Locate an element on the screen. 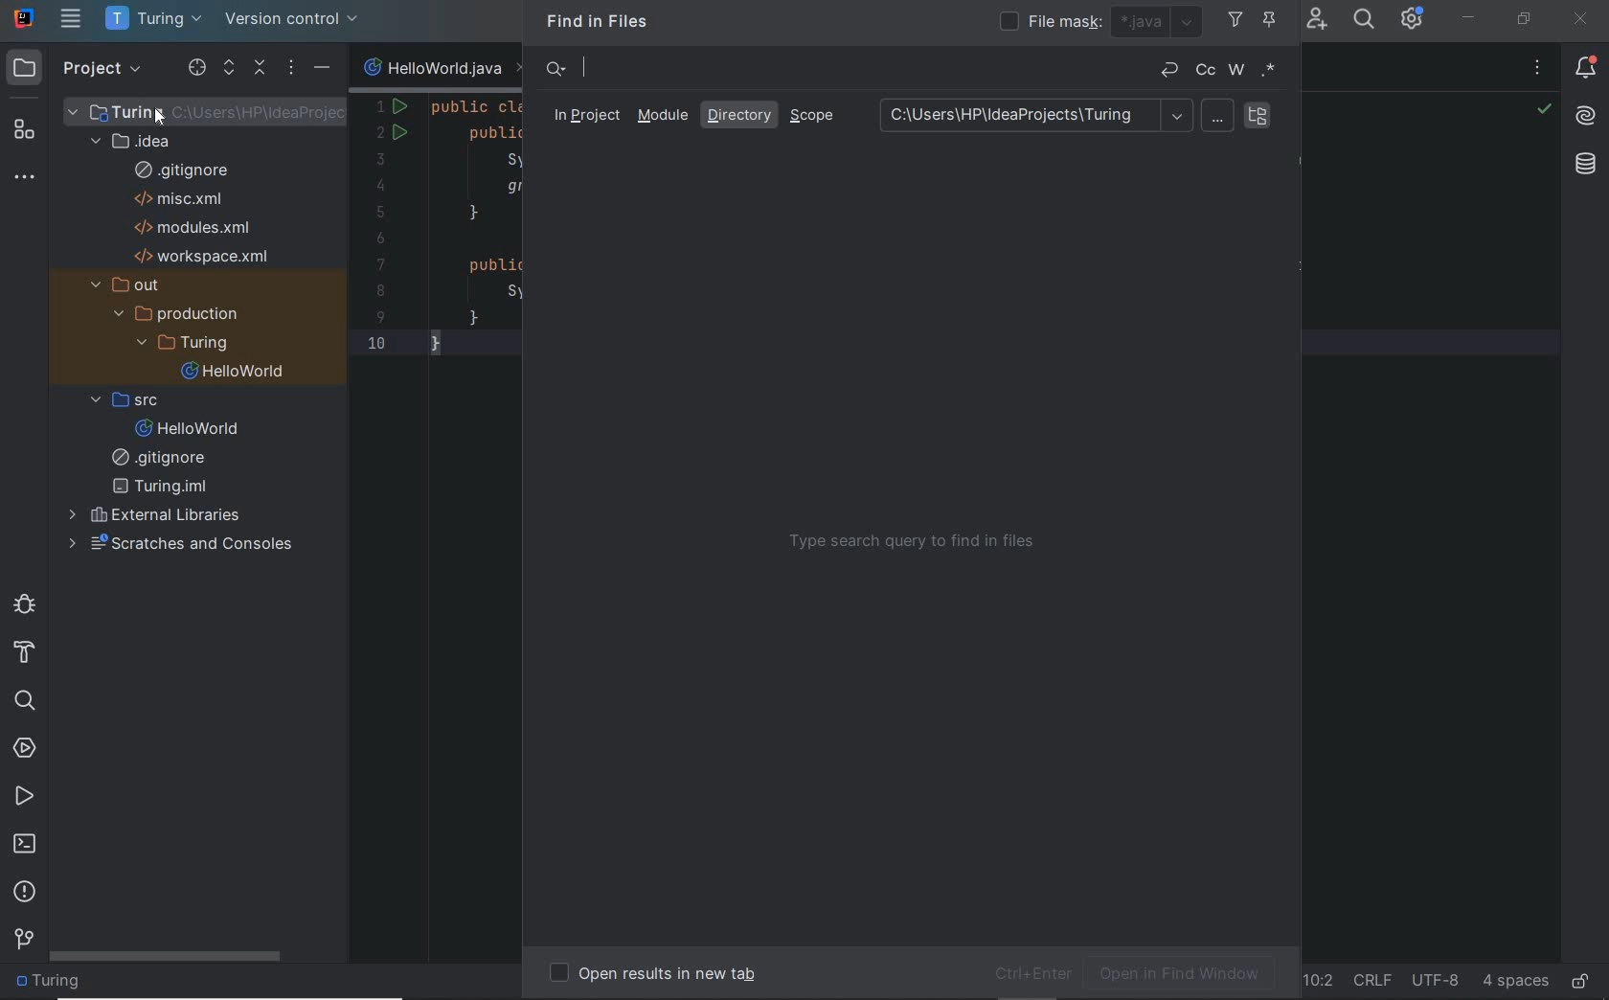 The width and height of the screenshot is (1609, 1000). file mask is located at coordinates (1052, 20).